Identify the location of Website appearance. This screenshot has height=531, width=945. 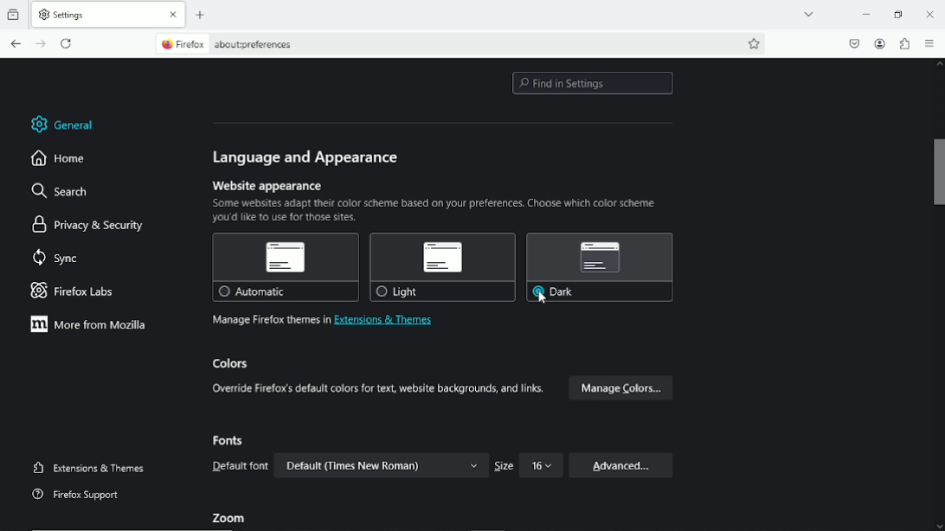
(269, 182).